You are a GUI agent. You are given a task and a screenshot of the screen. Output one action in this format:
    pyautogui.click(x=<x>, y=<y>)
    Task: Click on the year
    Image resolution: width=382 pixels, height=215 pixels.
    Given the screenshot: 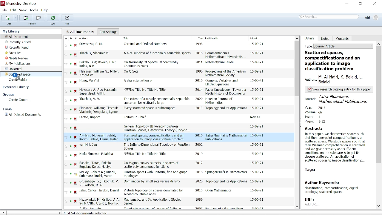 What is the action you would take?
    pyautogui.click(x=316, y=107)
    